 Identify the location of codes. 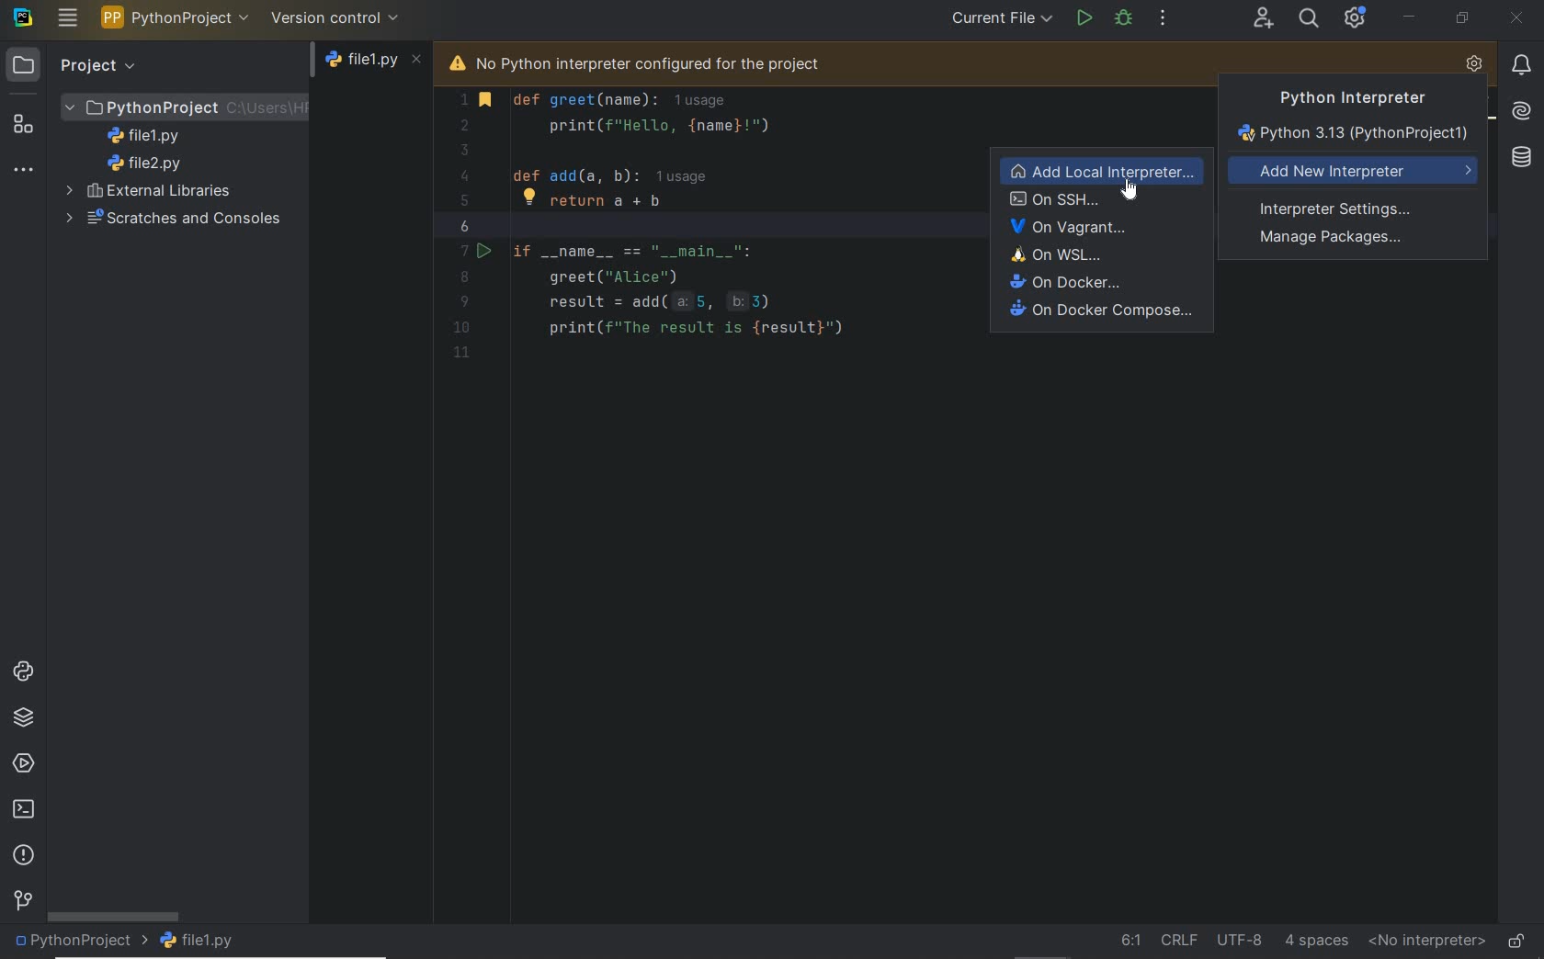
(695, 254).